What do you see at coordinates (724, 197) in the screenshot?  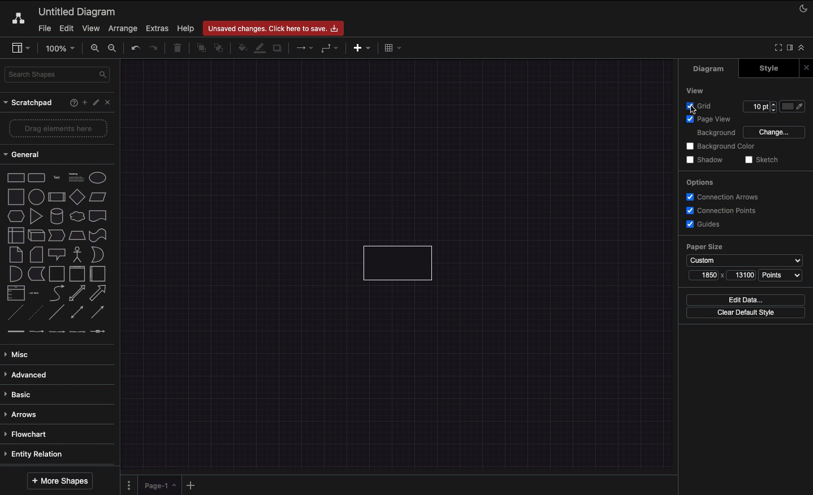 I see `Connection arrows` at bounding box center [724, 197].